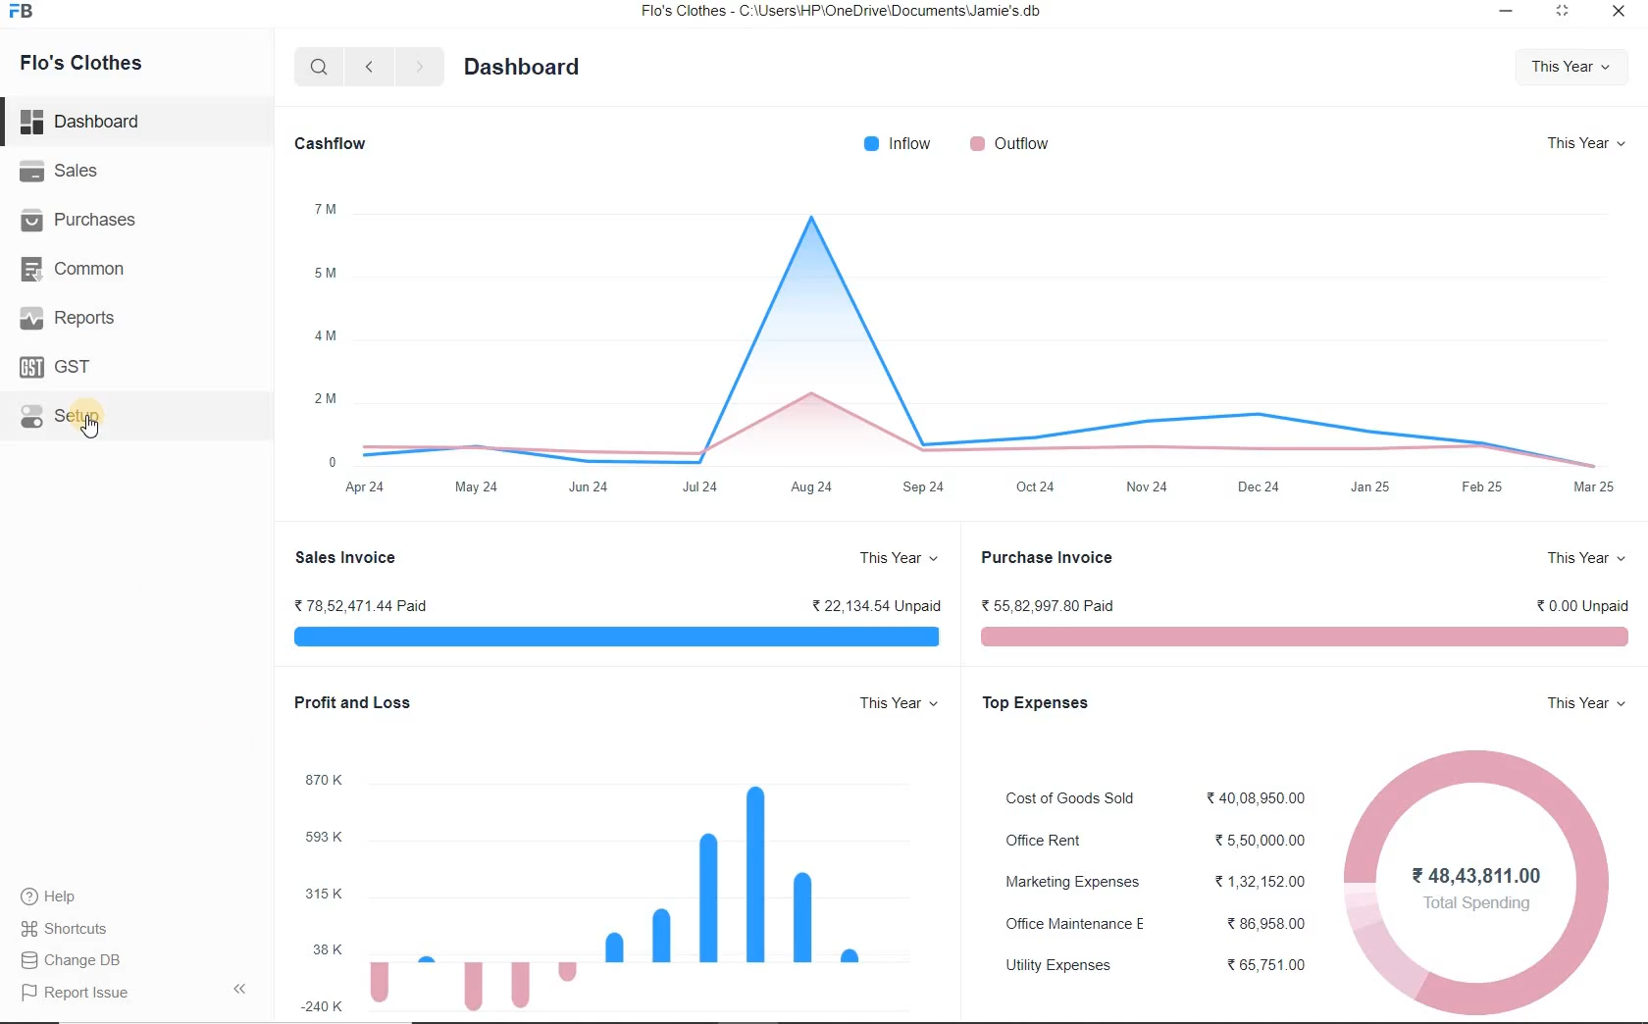 The height and width of the screenshot is (1024, 1648). I want to click on This Year , so click(1584, 143).